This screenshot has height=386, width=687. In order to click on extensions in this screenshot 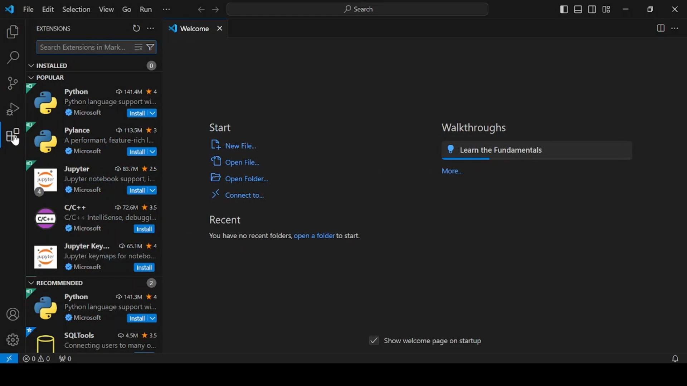, I will do `click(13, 134)`.